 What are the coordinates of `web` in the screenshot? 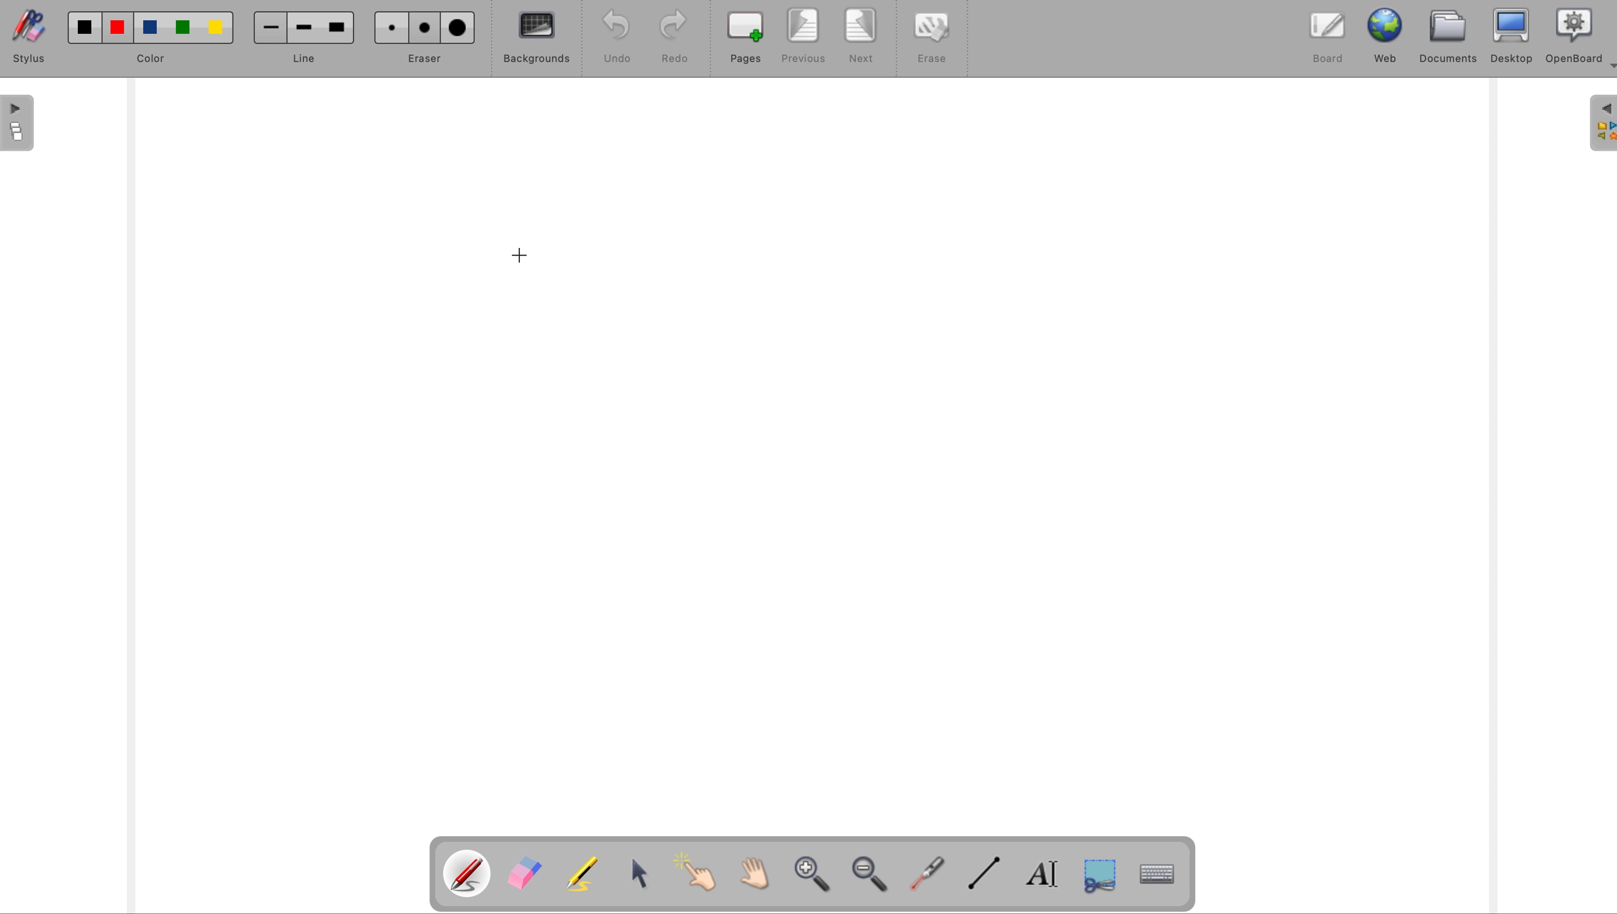 It's located at (1383, 38).